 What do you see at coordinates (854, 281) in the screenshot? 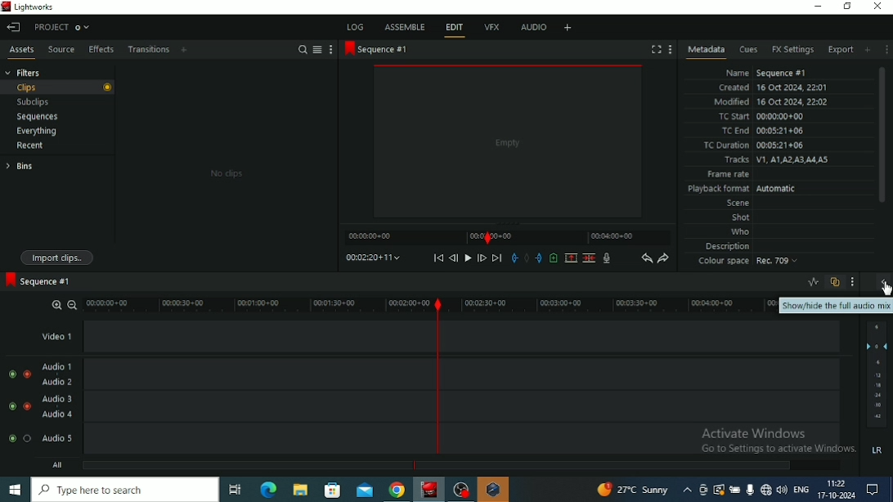
I see `Show settings menu` at bounding box center [854, 281].